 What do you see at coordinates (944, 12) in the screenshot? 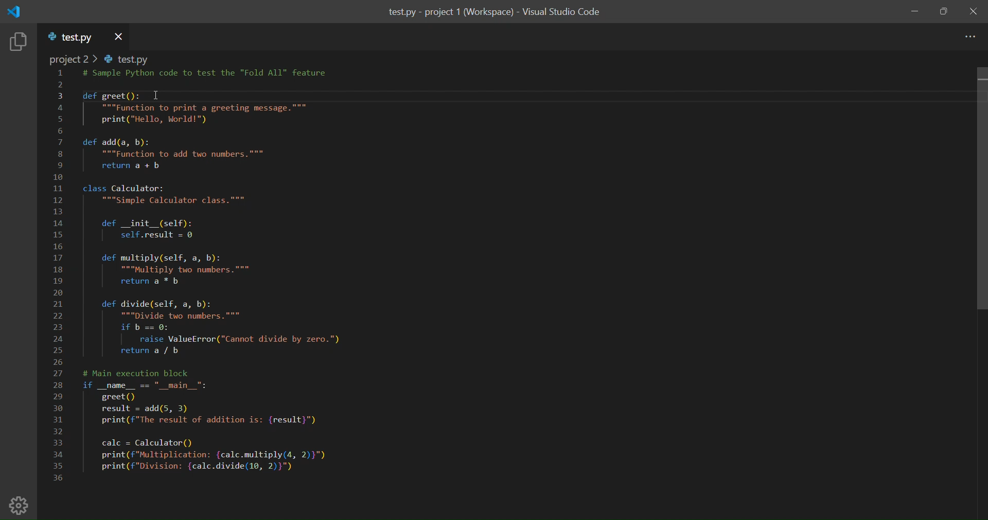
I see `maximize` at bounding box center [944, 12].